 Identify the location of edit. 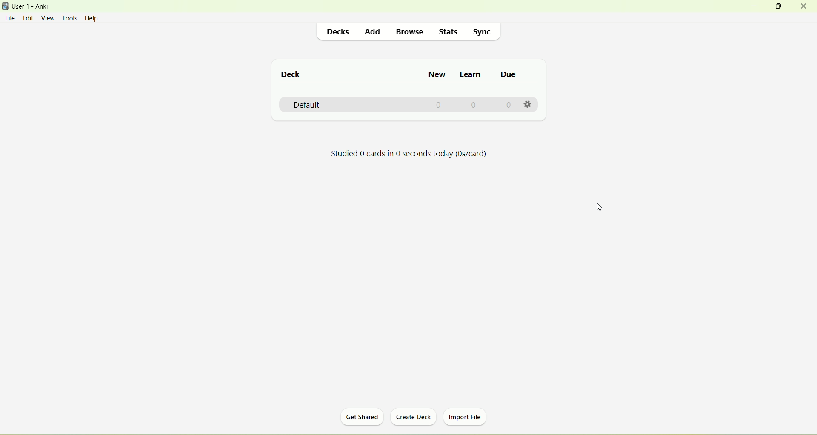
(27, 18).